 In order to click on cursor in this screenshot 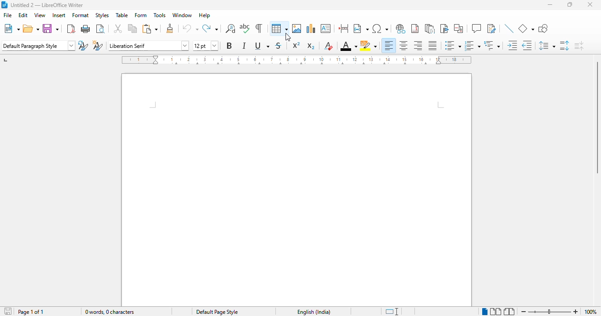, I will do `click(289, 37)`.